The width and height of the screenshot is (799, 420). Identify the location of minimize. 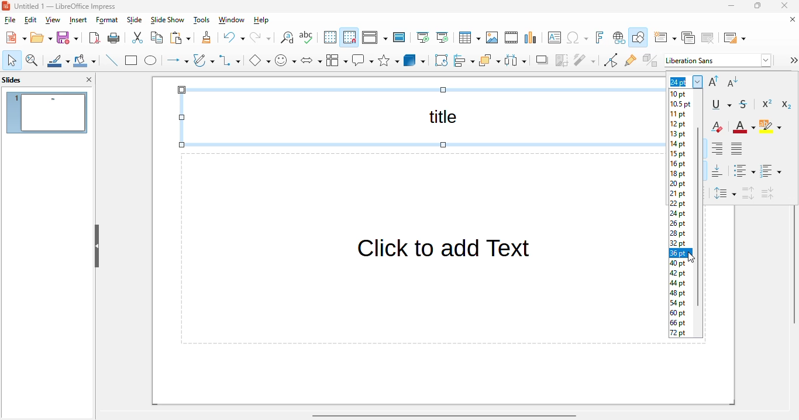
(732, 6).